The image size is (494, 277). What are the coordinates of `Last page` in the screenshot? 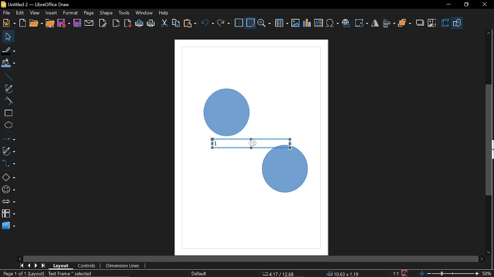 It's located at (44, 266).